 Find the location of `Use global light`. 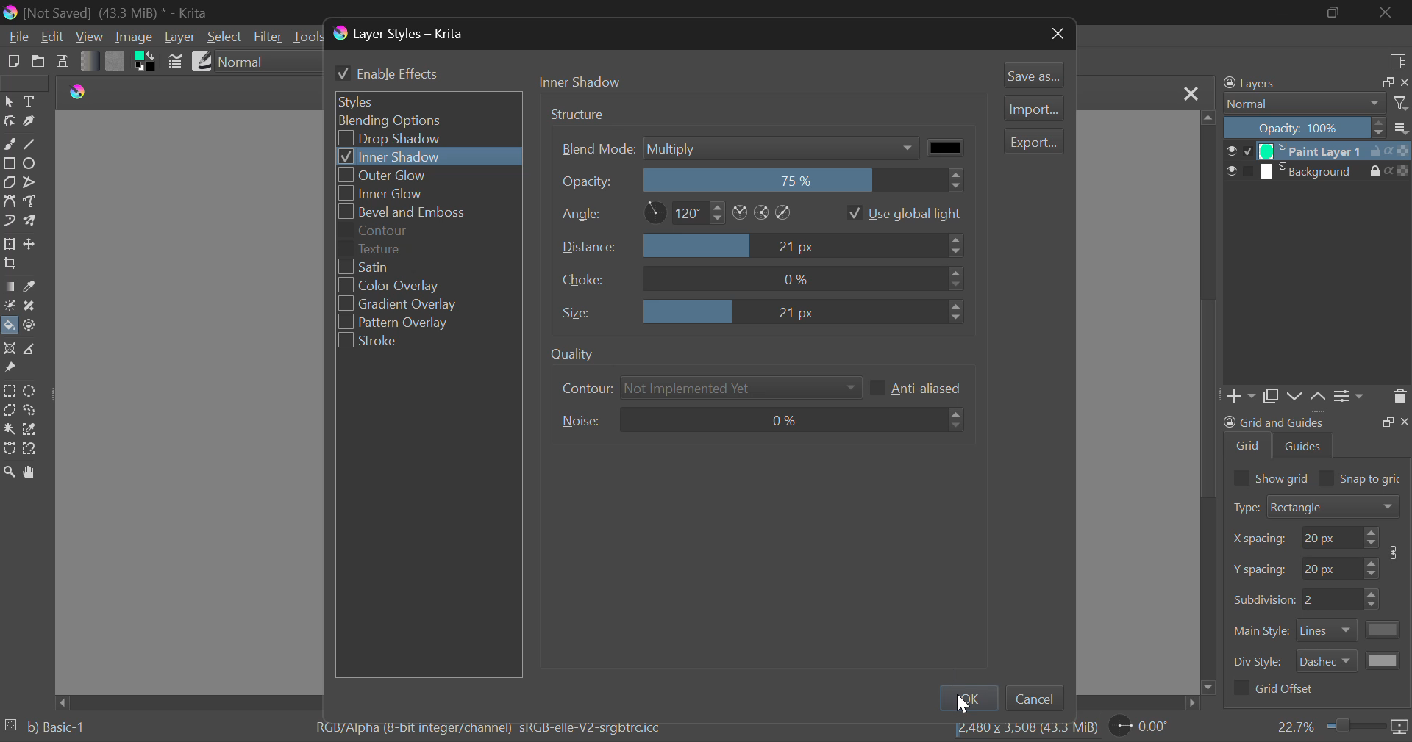

Use global light is located at coordinates (904, 212).